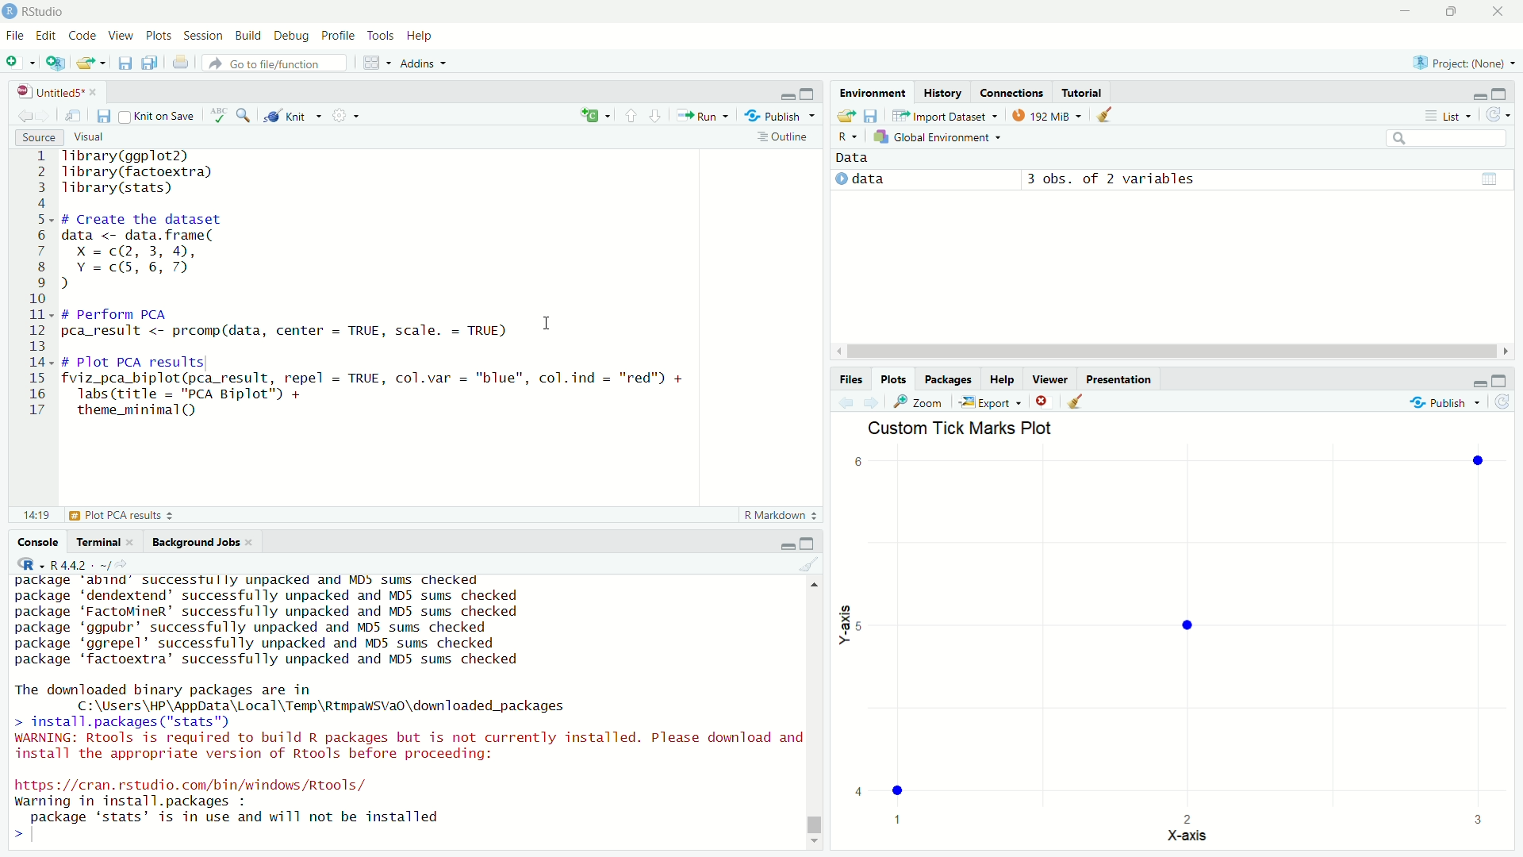  What do you see at coordinates (16, 37) in the screenshot?
I see `File` at bounding box center [16, 37].